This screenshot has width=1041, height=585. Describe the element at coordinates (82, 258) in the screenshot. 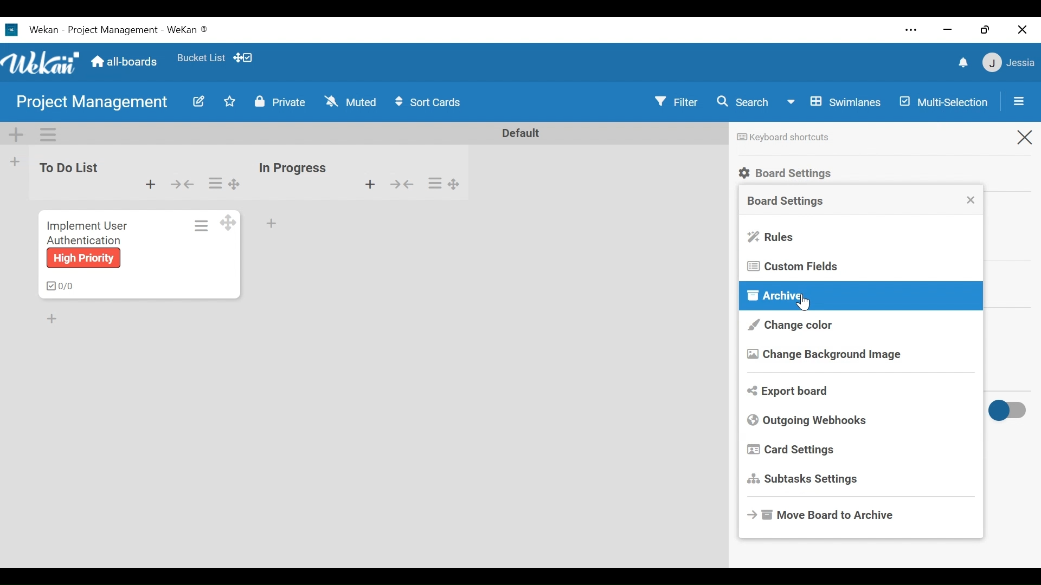

I see `high priority` at that location.